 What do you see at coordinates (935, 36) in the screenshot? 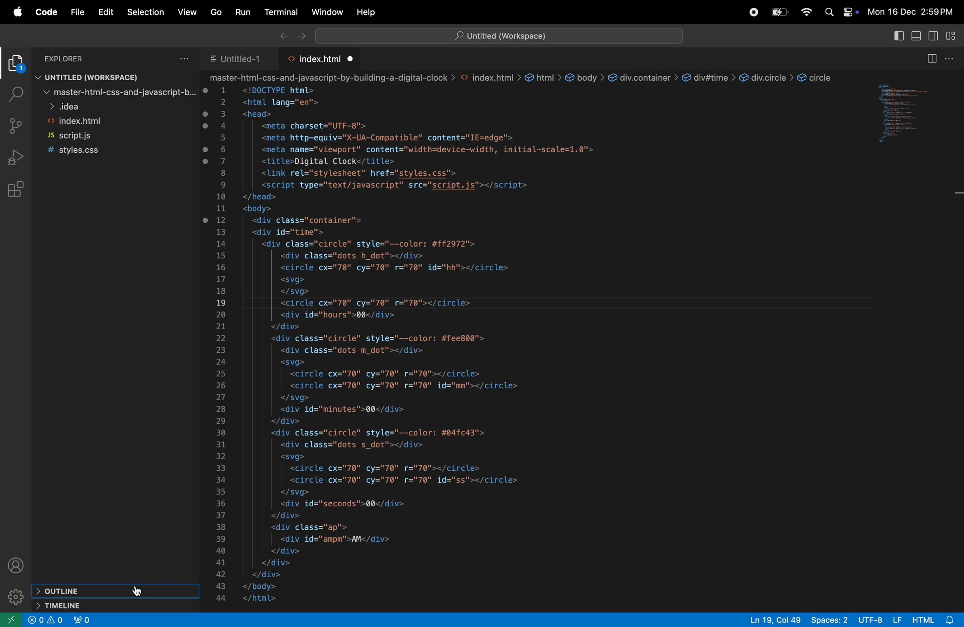
I see `toggle secondary side bar` at bounding box center [935, 36].